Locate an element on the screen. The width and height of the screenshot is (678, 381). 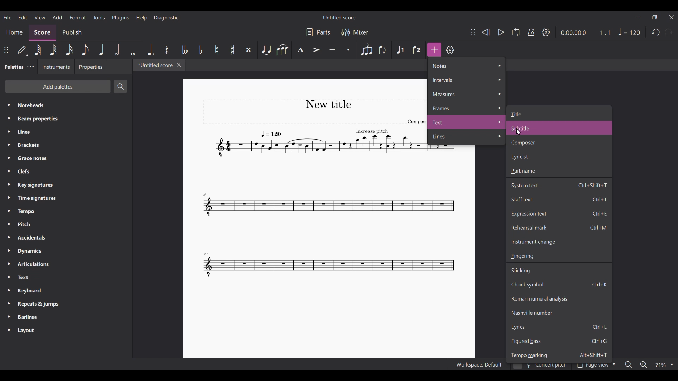
Augmentation dot is located at coordinates (150, 50).